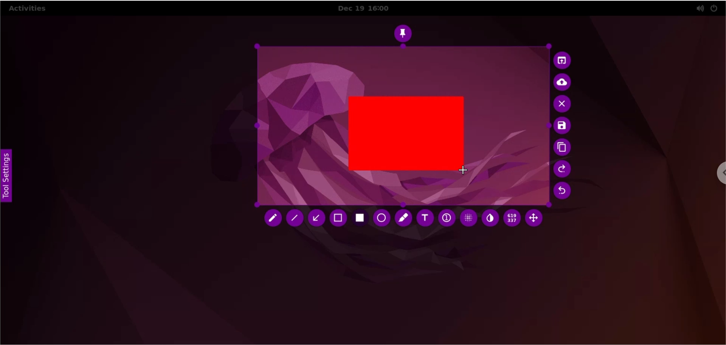  Describe the element at coordinates (296, 219) in the screenshot. I see `line tool` at that location.